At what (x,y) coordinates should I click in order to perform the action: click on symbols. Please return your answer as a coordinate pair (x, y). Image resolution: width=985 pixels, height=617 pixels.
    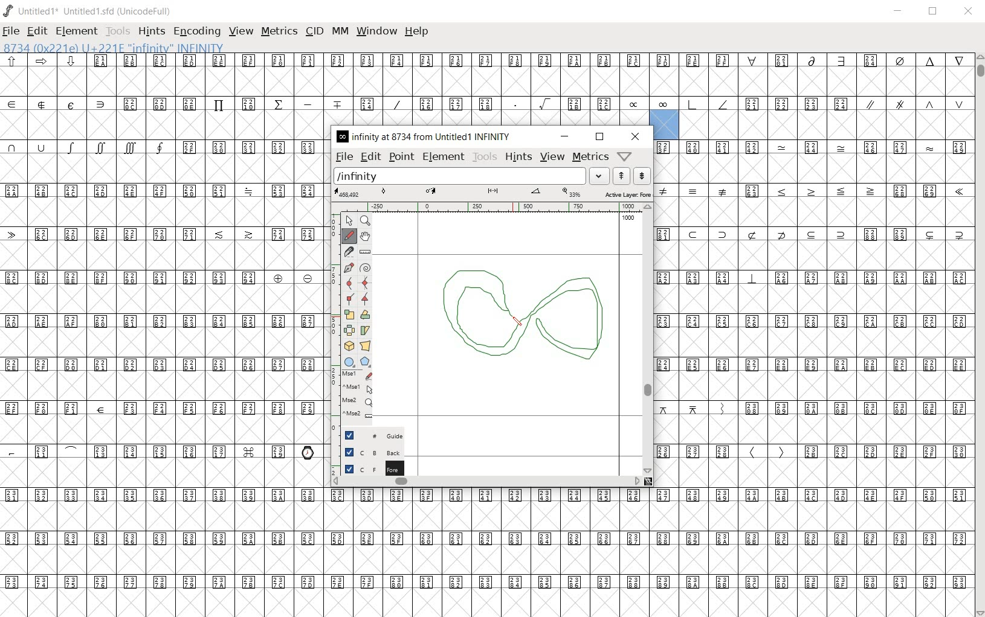
    Looking at the image, I should click on (698, 408).